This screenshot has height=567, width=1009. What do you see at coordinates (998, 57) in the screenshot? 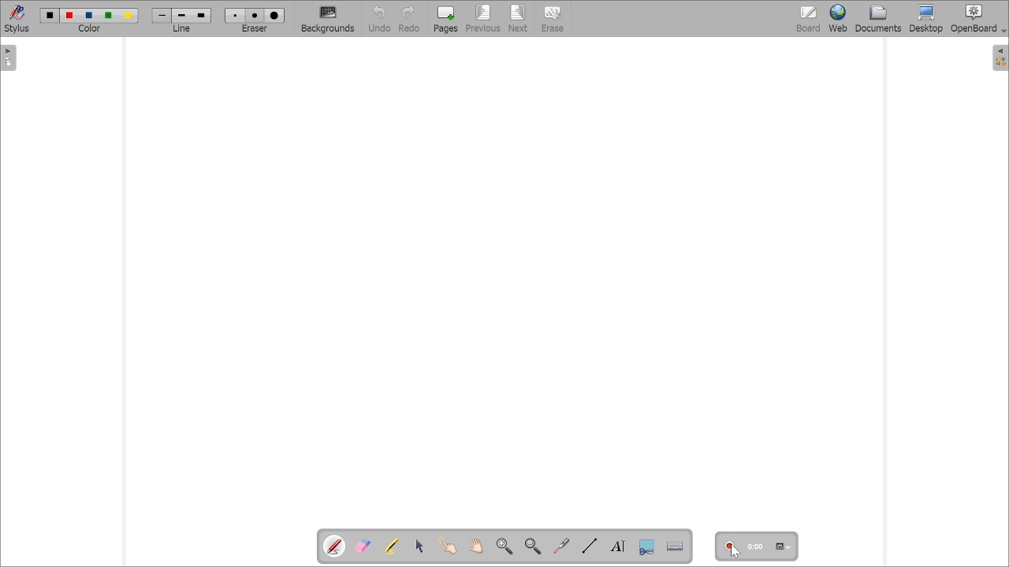
I see `show sidebar` at bounding box center [998, 57].